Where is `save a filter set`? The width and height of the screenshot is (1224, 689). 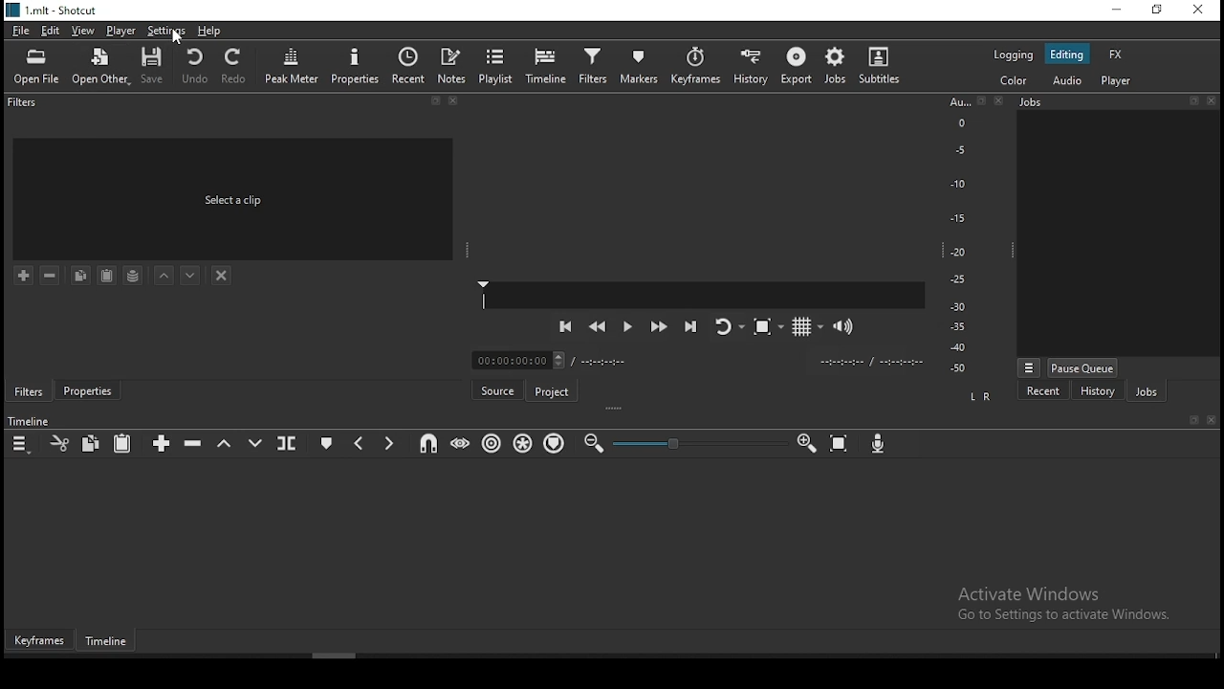
save a filter set is located at coordinates (133, 276).